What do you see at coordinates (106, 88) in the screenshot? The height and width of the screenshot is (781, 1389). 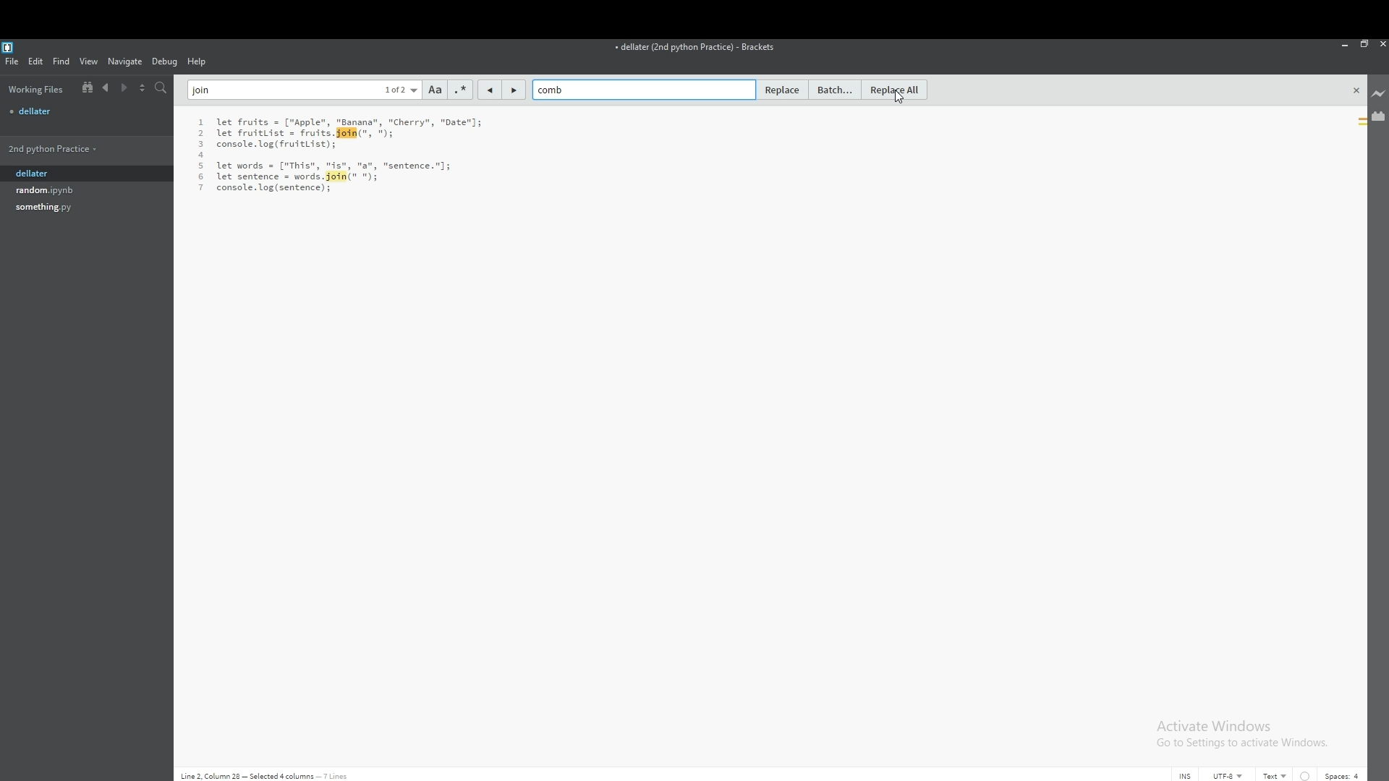 I see `previous` at bounding box center [106, 88].